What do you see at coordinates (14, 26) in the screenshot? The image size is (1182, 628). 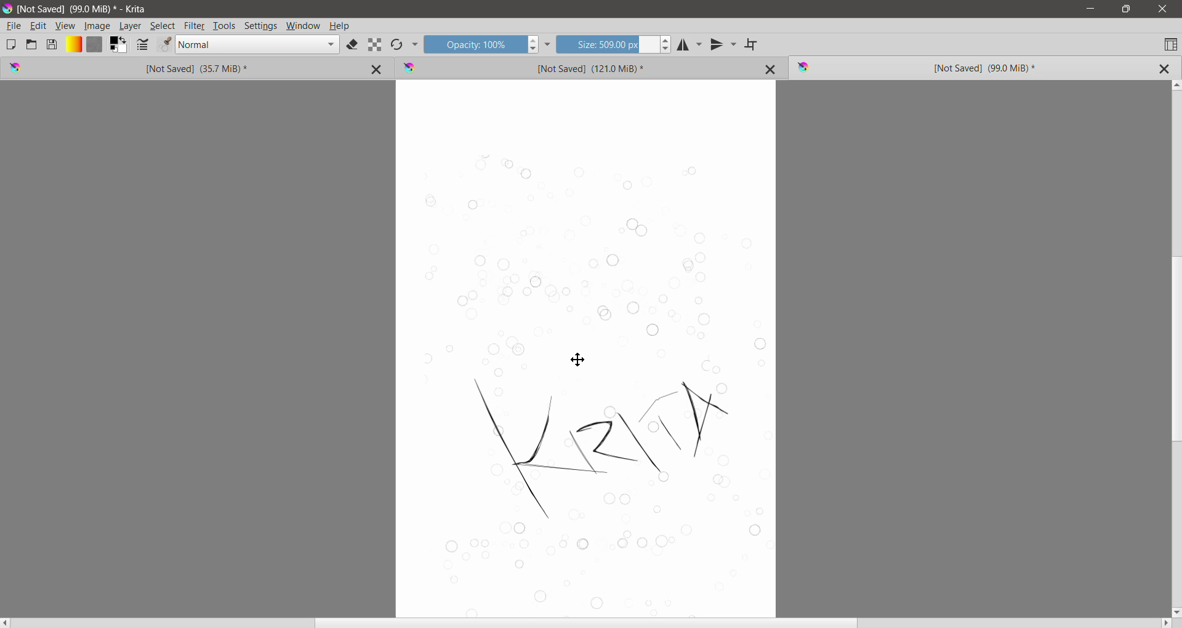 I see `File` at bounding box center [14, 26].